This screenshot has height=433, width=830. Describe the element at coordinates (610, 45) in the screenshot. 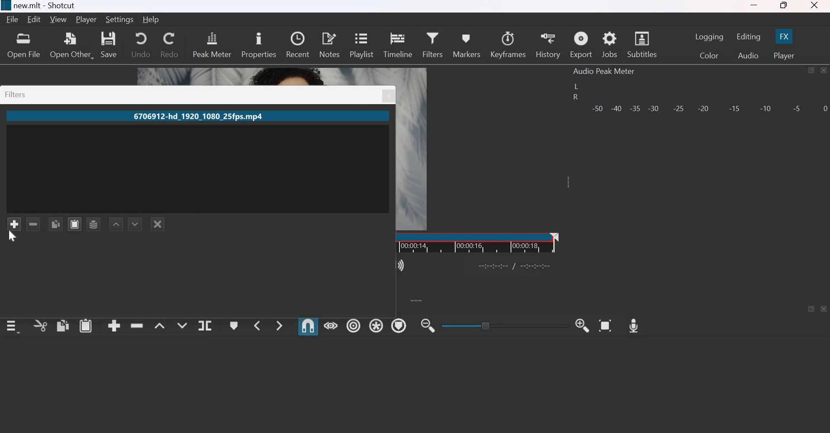

I see `jobs` at that location.